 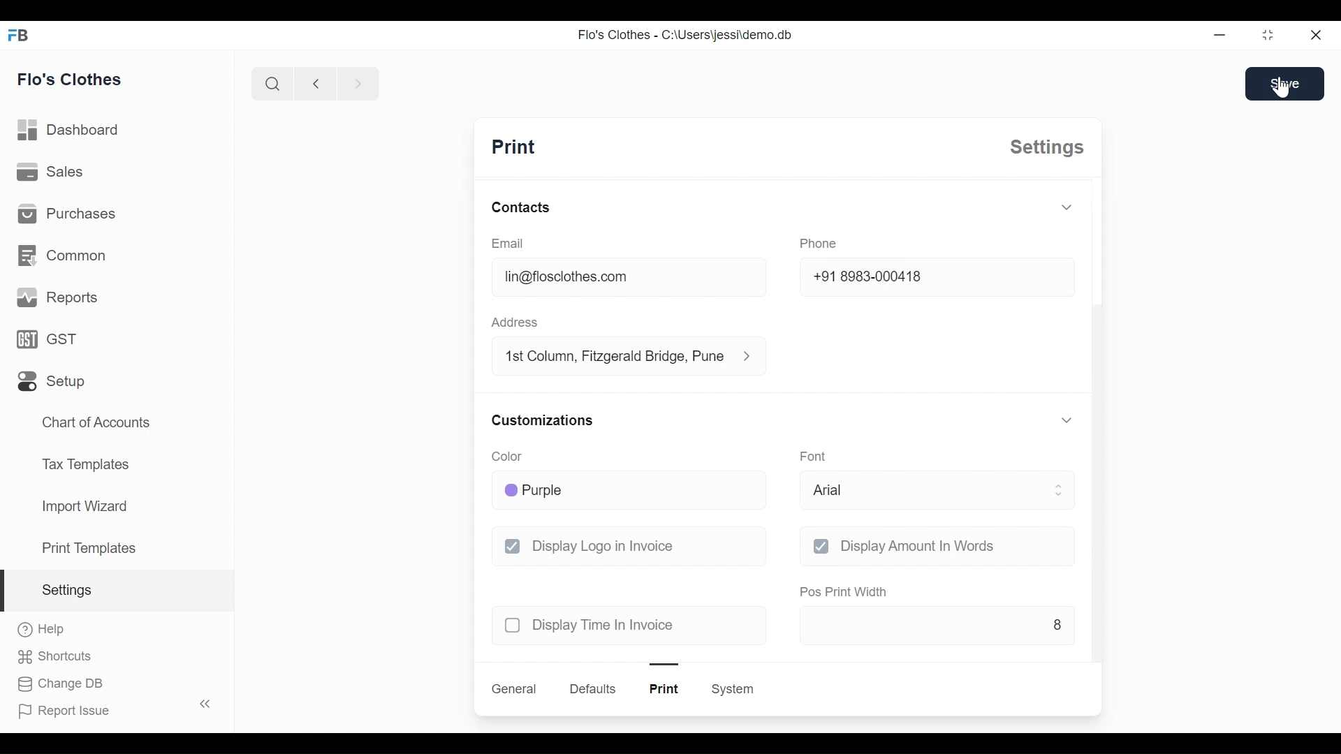 What do you see at coordinates (83, 463) in the screenshot?
I see `tax templates` at bounding box center [83, 463].